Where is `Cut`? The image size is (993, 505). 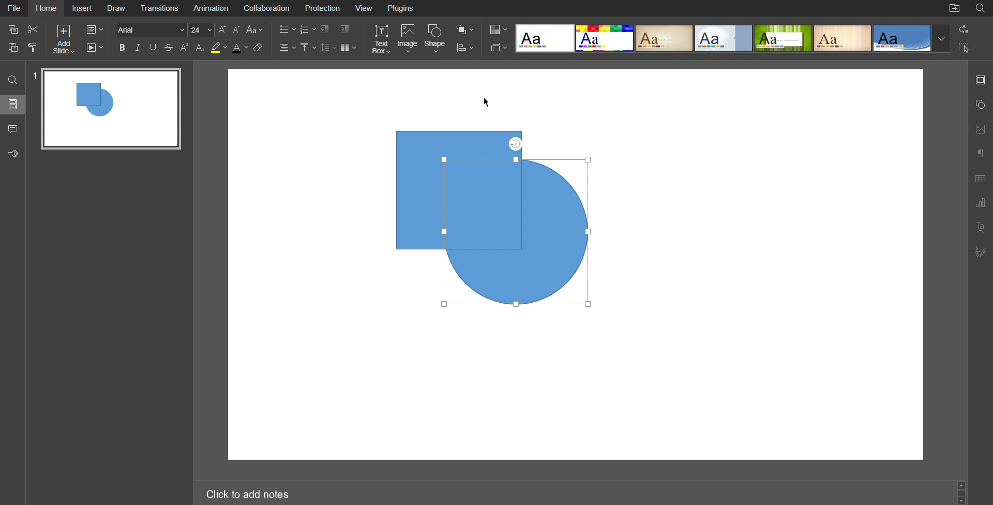
Cut is located at coordinates (33, 30).